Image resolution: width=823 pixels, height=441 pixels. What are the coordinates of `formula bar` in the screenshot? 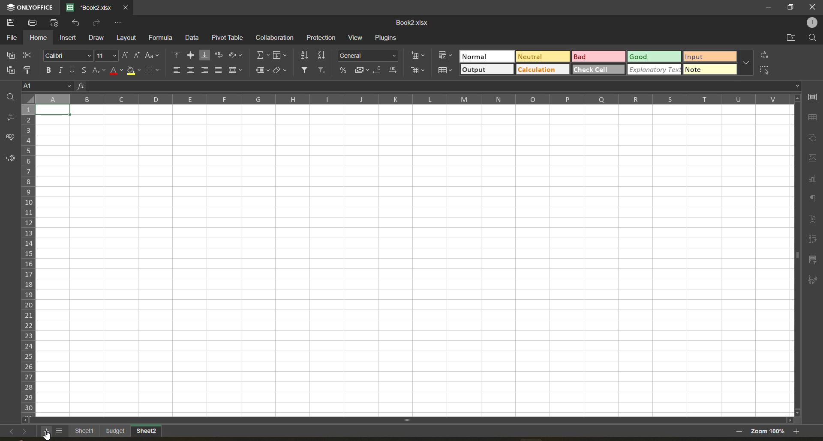 It's located at (438, 86).